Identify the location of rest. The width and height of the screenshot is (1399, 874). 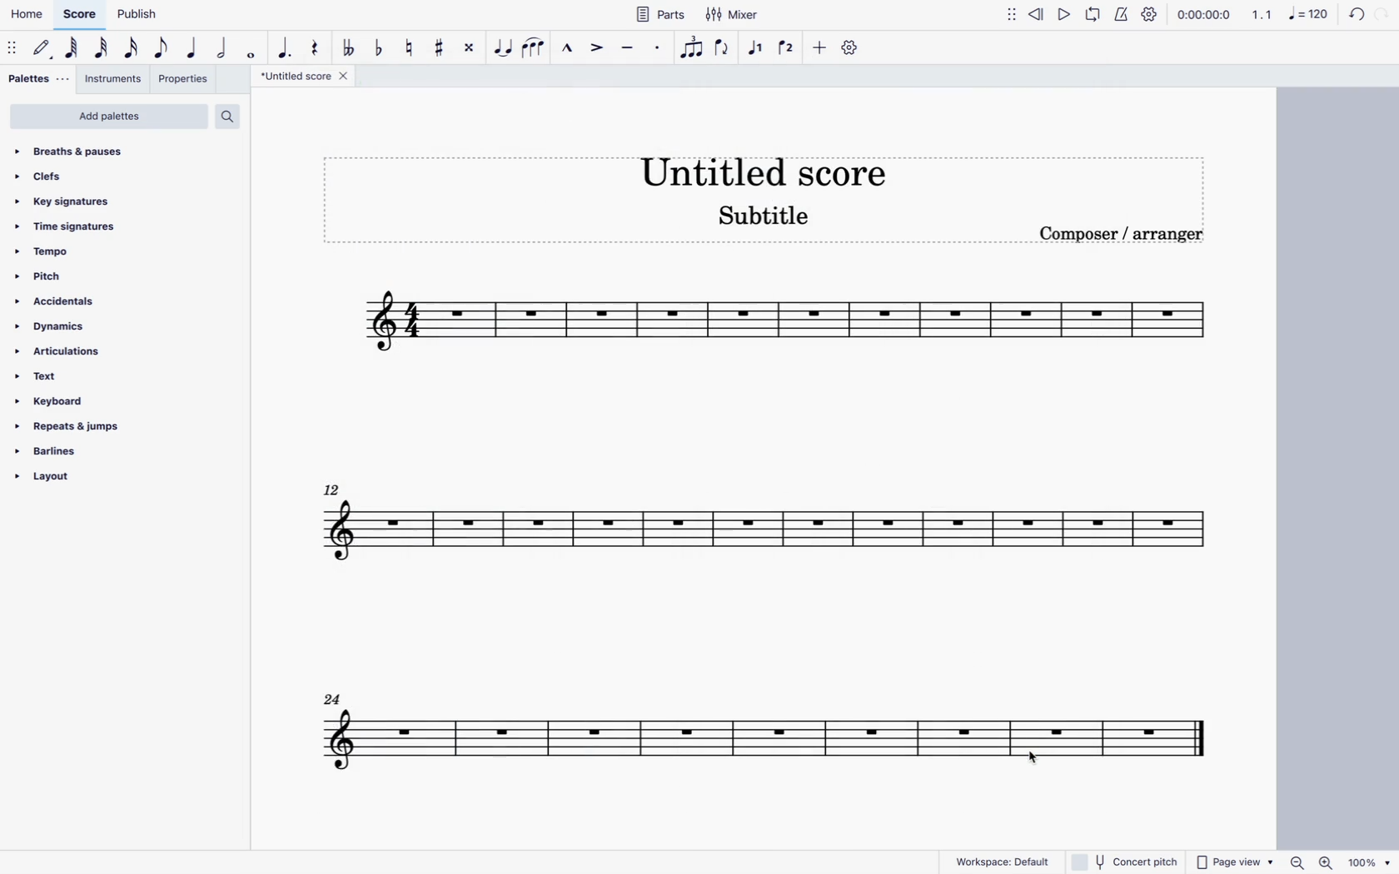
(316, 52).